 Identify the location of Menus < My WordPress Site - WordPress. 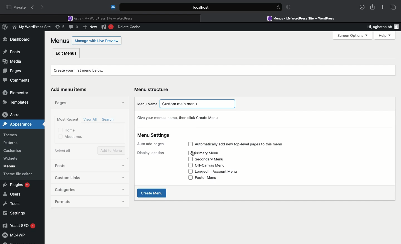
(305, 18).